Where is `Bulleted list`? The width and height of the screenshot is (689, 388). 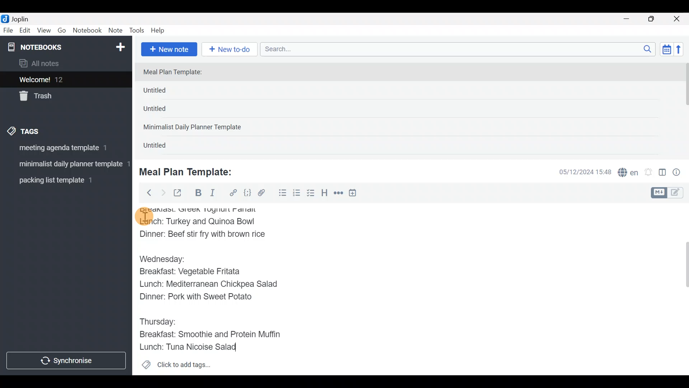
Bulleted list is located at coordinates (281, 193).